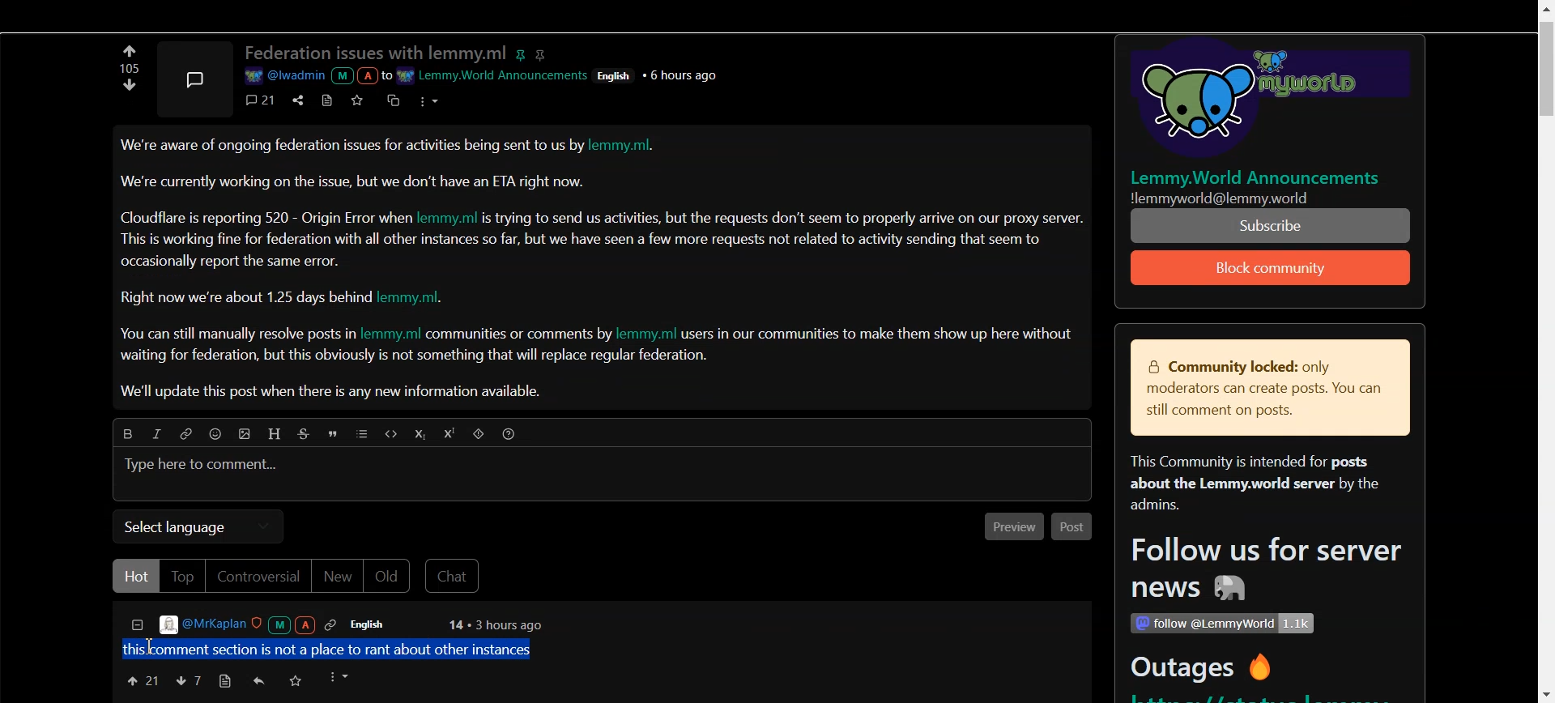 This screenshot has width=1555, height=703. I want to click on lemmy.ml., so click(630, 147).